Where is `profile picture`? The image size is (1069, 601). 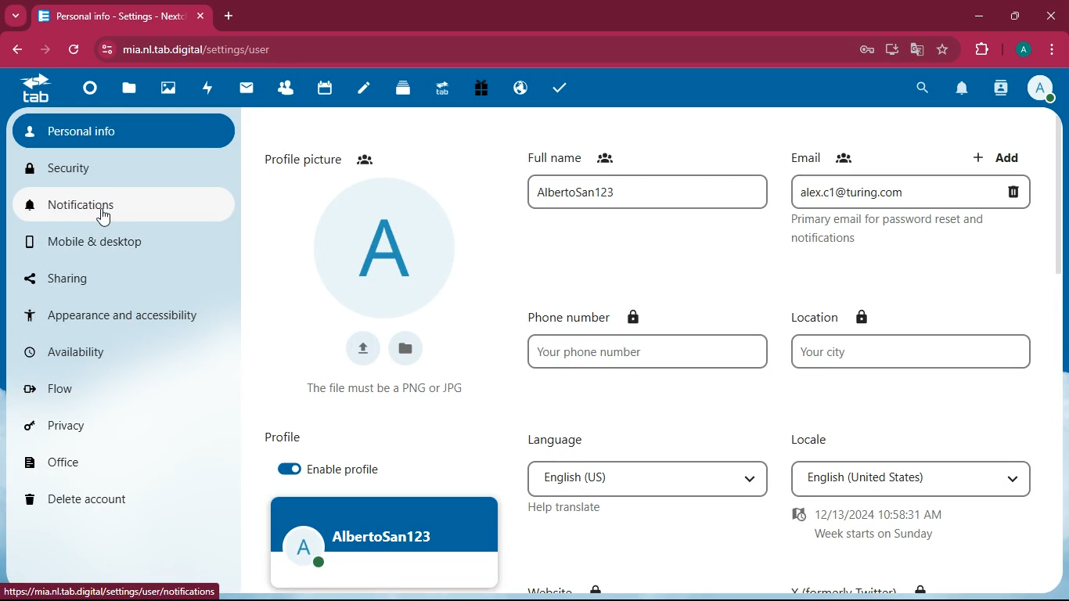
profile picture is located at coordinates (301, 159).